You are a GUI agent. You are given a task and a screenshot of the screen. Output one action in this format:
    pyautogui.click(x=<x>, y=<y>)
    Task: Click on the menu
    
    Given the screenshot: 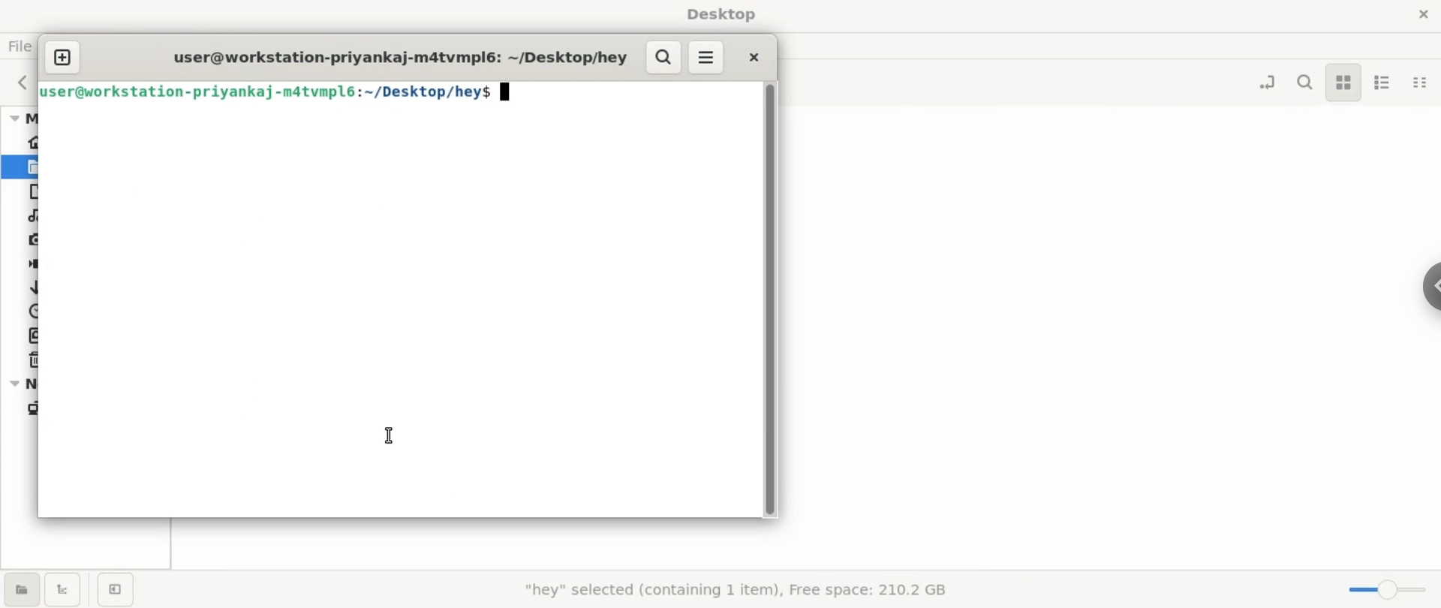 What is the action you would take?
    pyautogui.click(x=708, y=57)
    